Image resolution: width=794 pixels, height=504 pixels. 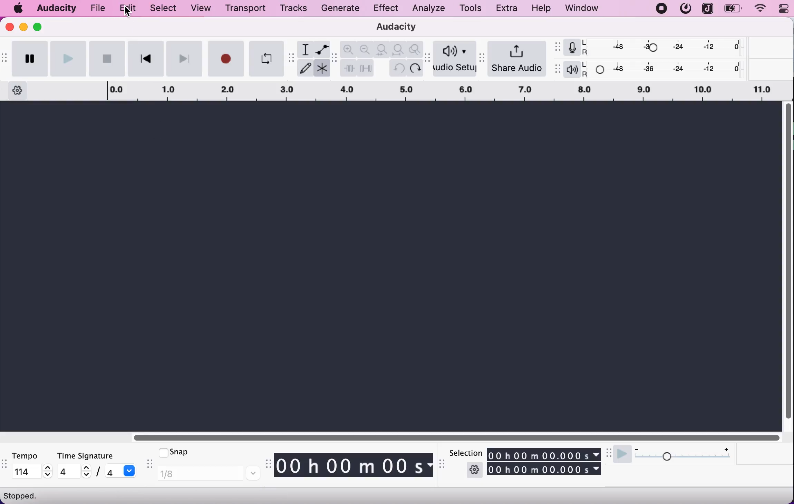 What do you see at coordinates (622, 455) in the screenshot?
I see `play at speed` at bounding box center [622, 455].